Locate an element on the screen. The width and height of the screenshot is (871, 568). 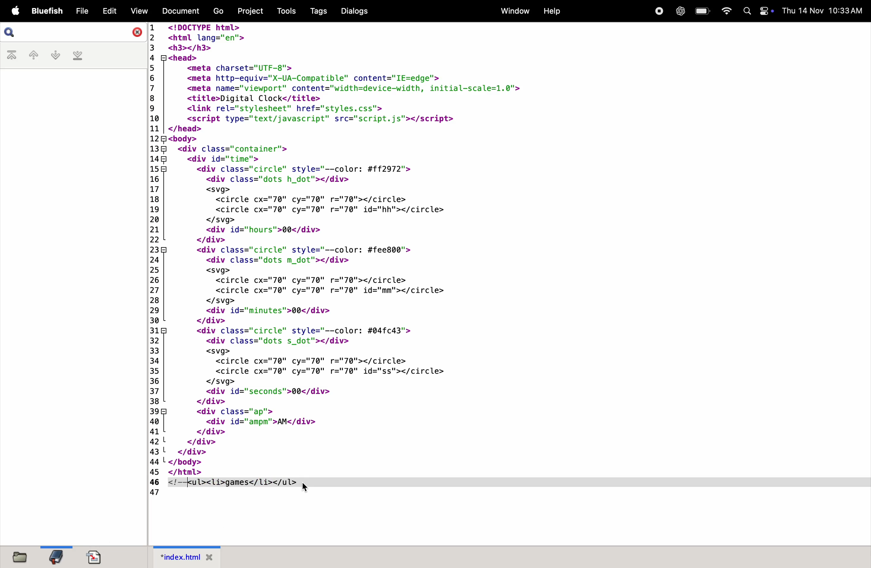
Apple menu is located at coordinates (14, 10).